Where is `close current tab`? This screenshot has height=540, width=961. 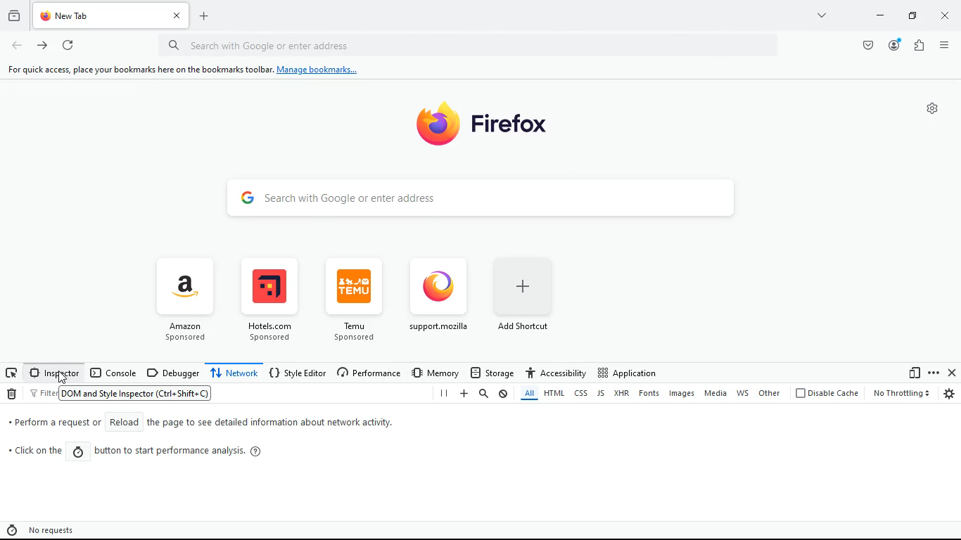 close current tab is located at coordinates (176, 15).